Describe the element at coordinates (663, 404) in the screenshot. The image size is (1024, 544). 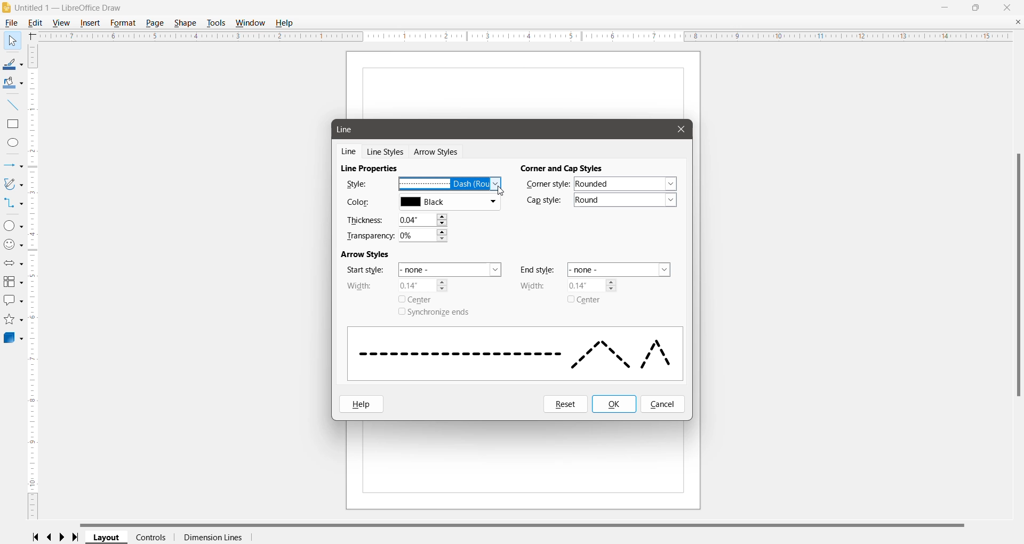
I see `Cancel` at that location.